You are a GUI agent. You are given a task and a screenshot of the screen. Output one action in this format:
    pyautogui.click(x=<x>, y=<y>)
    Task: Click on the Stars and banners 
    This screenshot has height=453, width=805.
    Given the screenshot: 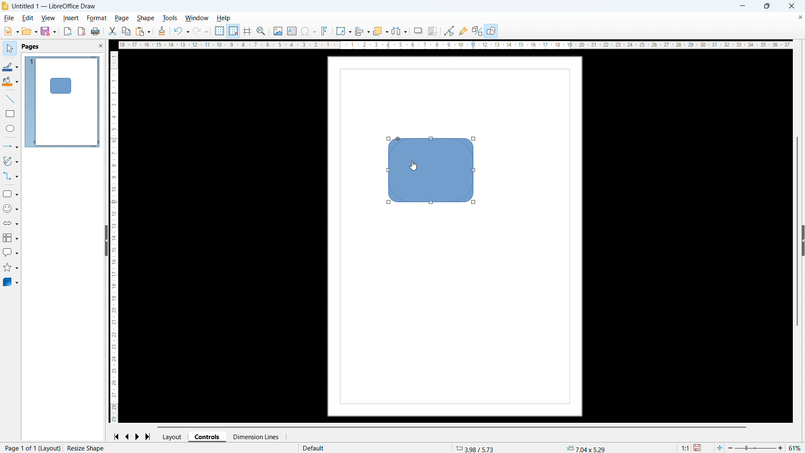 What is the action you would take?
    pyautogui.click(x=11, y=268)
    